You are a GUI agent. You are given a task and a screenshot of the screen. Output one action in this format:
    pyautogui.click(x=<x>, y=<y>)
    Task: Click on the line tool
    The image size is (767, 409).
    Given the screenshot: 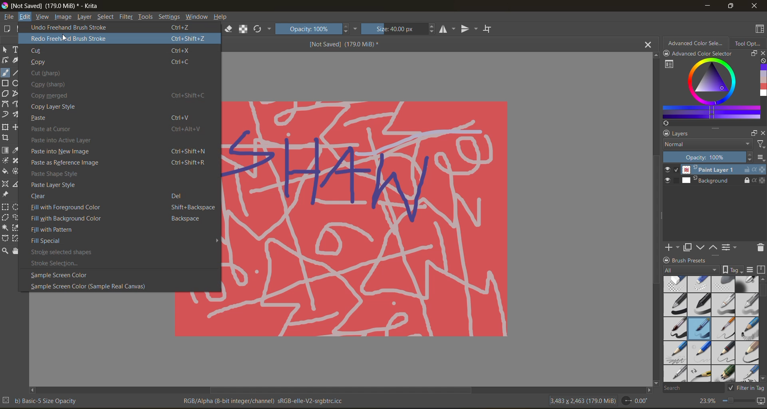 What is the action you would take?
    pyautogui.click(x=17, y=73)
    